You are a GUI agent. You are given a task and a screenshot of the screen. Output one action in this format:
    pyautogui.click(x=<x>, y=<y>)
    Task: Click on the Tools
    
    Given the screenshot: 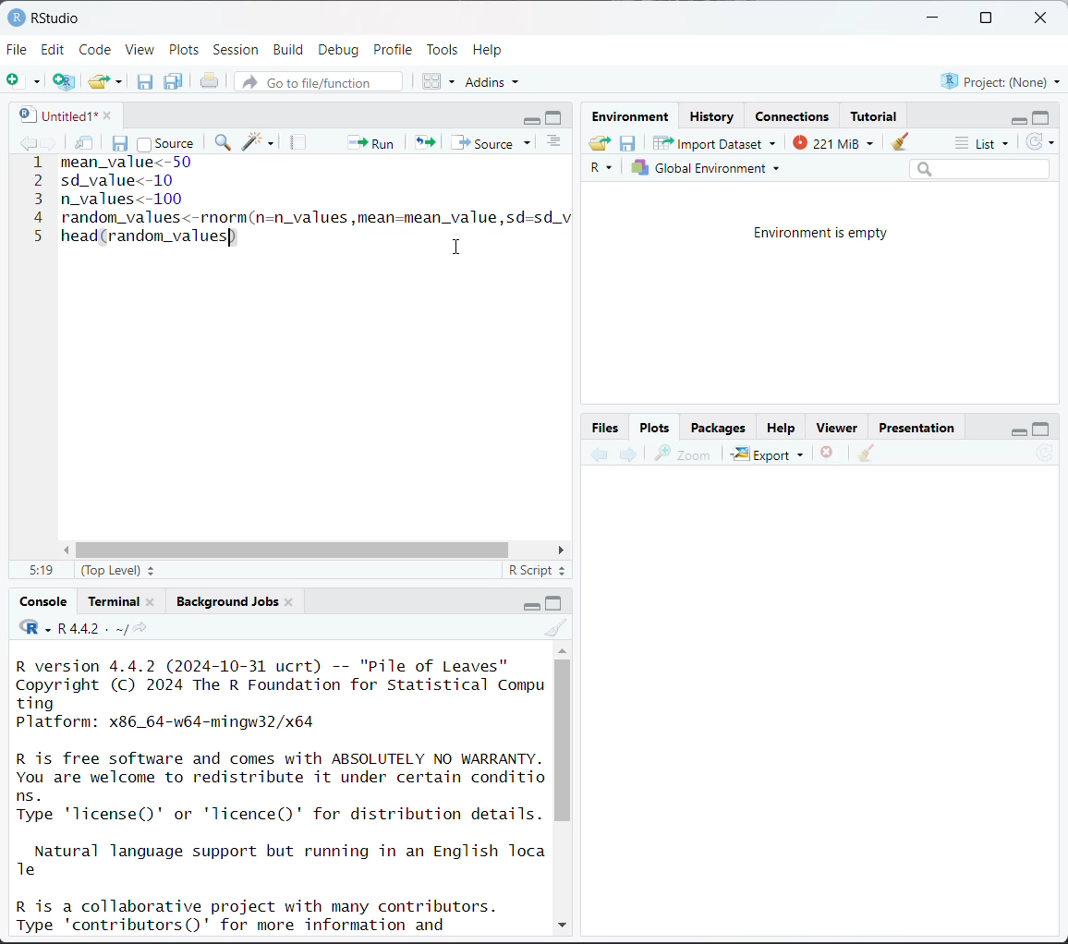 What is the action you would take?
    pyautogui.click(x=443, y=48)
    